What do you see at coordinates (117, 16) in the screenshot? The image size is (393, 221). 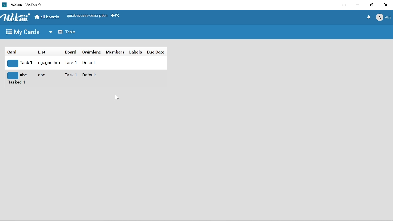 I see `Show desktop drag handles` at bounding box center [117, 16].